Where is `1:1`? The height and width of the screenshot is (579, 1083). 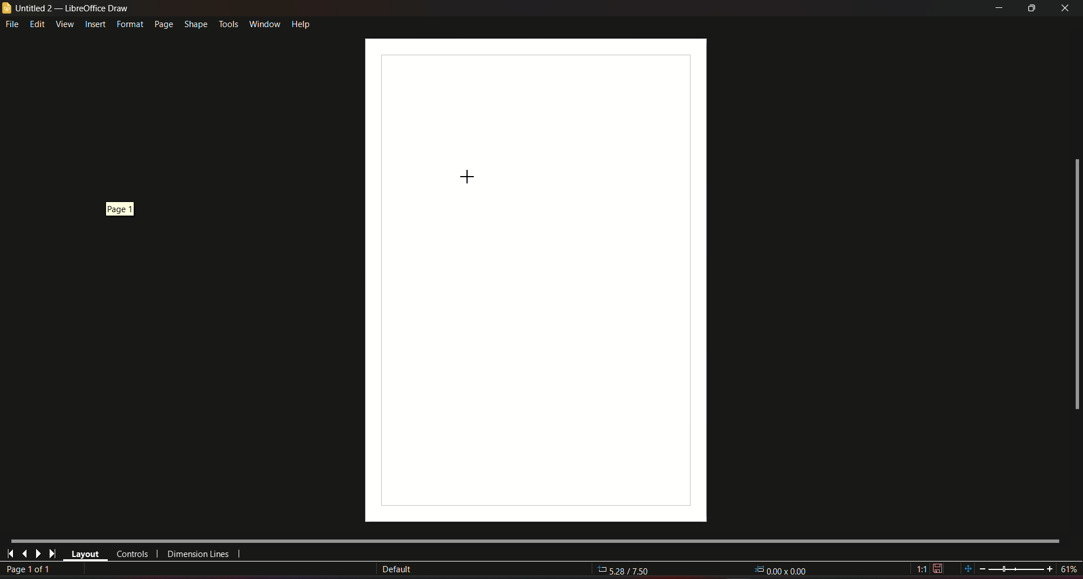 1:1 is located at coordinates (930, 569).